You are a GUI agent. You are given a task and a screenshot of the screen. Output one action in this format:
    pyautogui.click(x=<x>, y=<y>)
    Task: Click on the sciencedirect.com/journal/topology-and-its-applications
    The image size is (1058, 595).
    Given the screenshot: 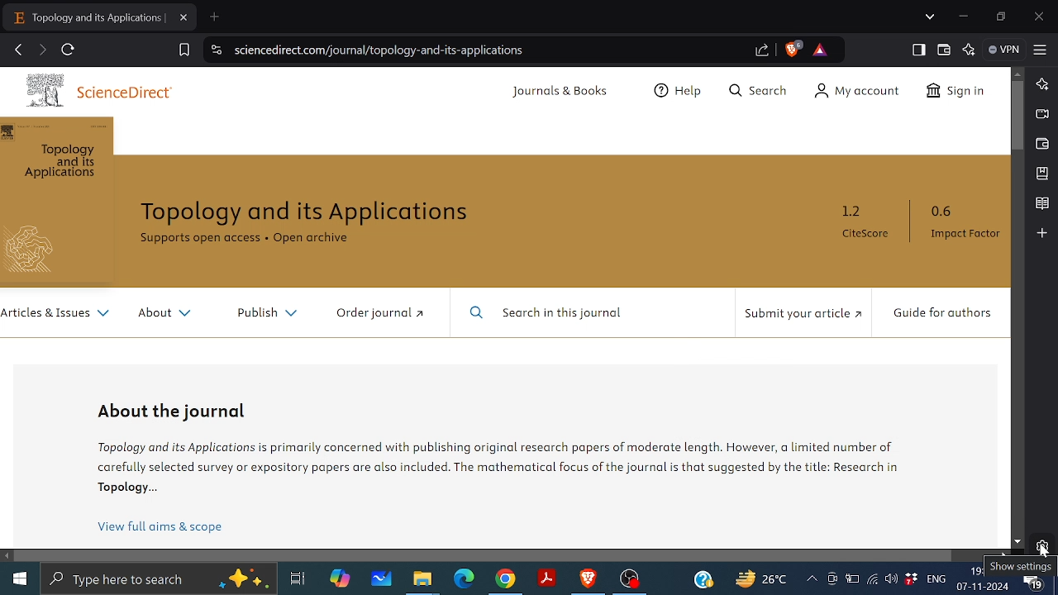 What is the action you would take?
    pyautogui.click(x=487, y=50)
    